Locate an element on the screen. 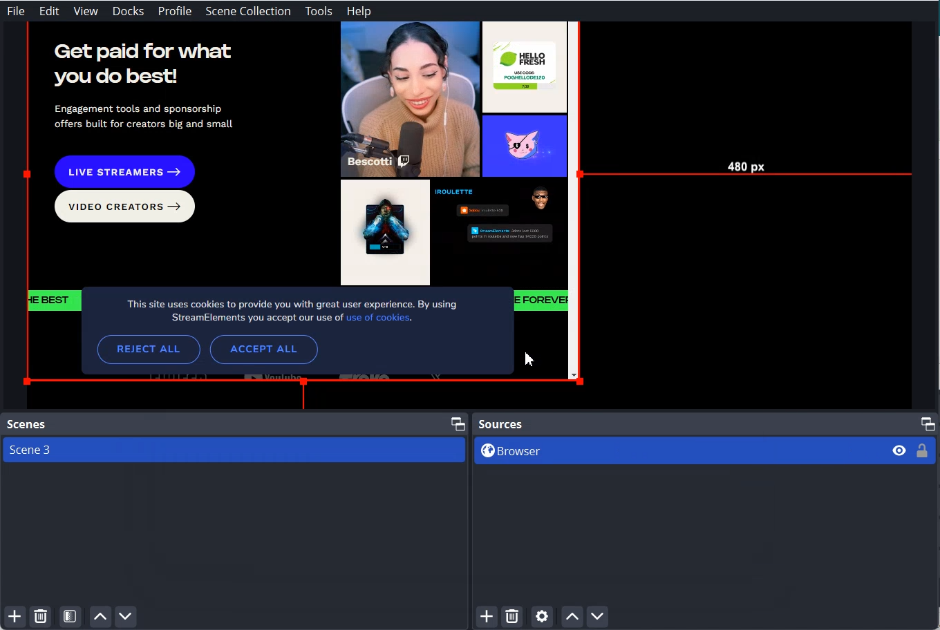  Move Source up is located at coordinates (572, 616).